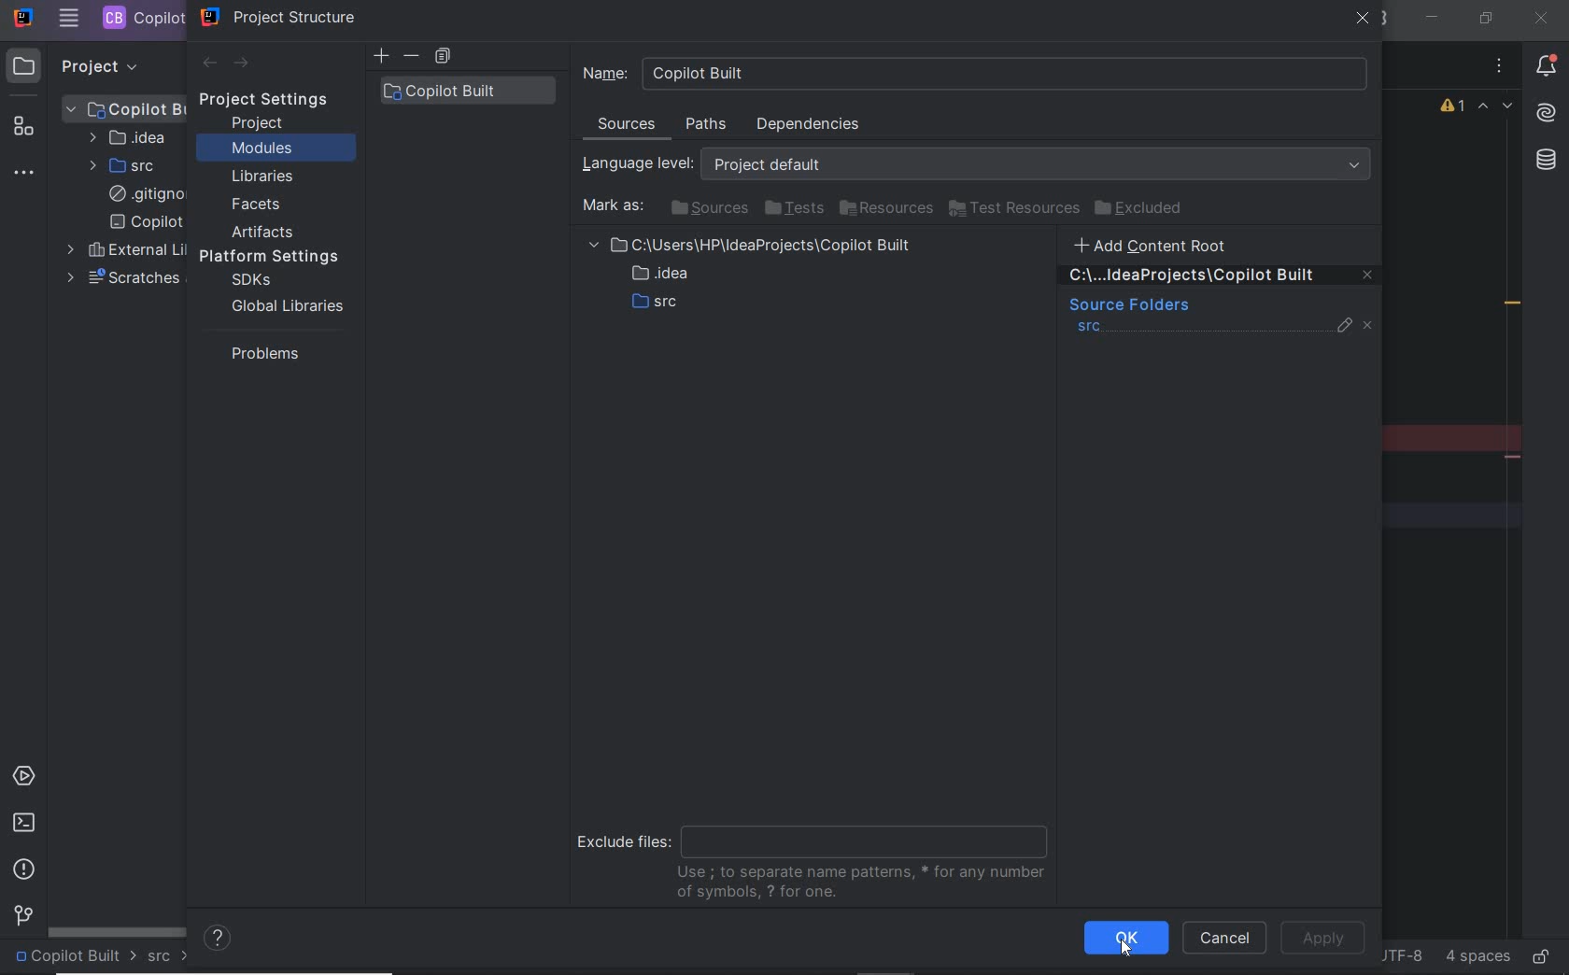  I want to click on sources, so click(707, 207).